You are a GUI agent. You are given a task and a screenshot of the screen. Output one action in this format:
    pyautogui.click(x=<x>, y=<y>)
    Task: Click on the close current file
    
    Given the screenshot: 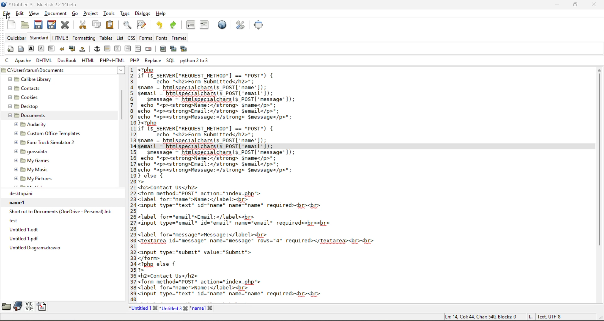 What is the action you would take?
    pyautogui.click(x=66, y=25)
    